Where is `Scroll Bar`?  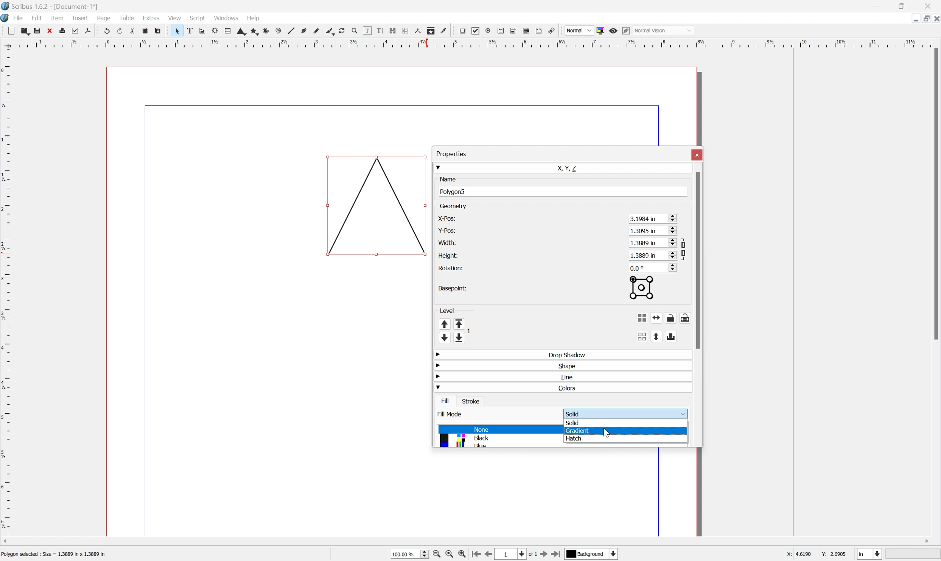
Scroll Bar is located at coordinates (935, 194).